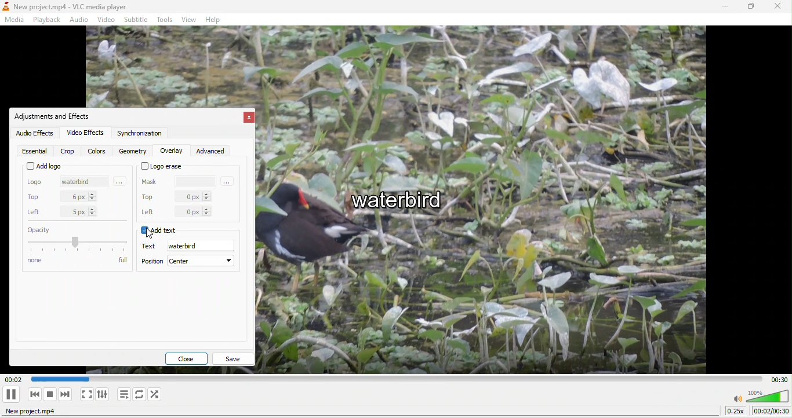 This screenshot has height=418, width=792. I want to click on playback, so click(48, 19).